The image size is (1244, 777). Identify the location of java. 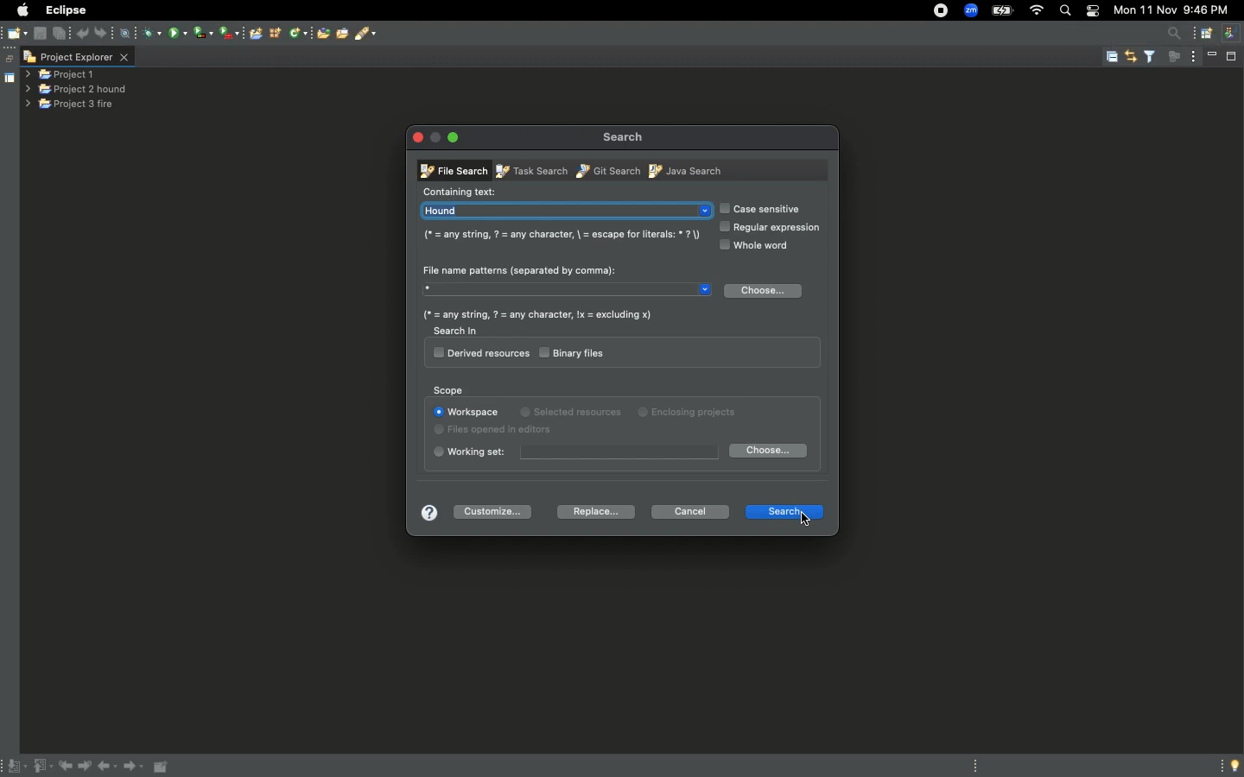
(1233, 31).